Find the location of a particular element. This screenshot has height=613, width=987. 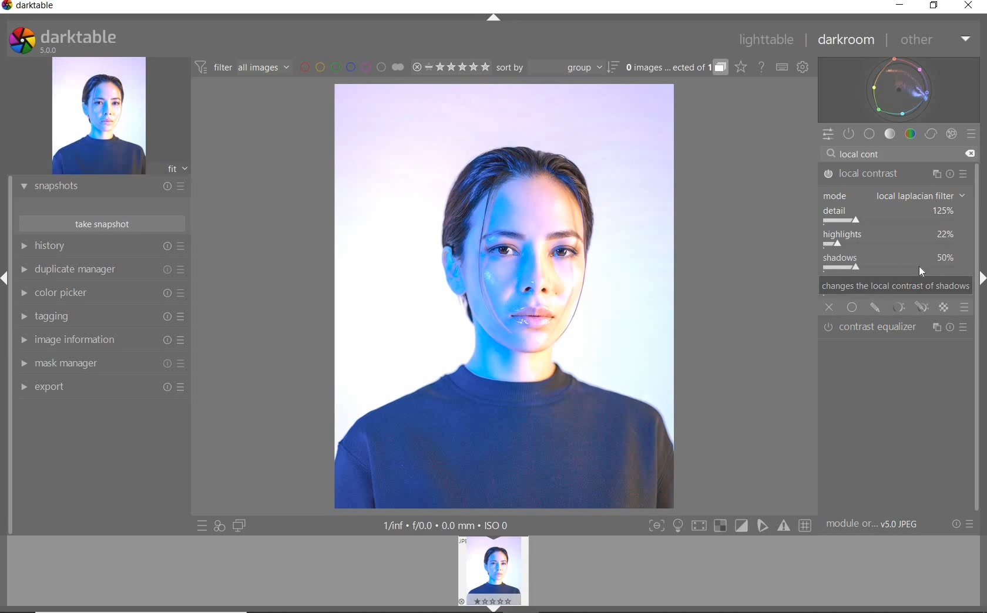

BASE is located at coordinates (869, 134).